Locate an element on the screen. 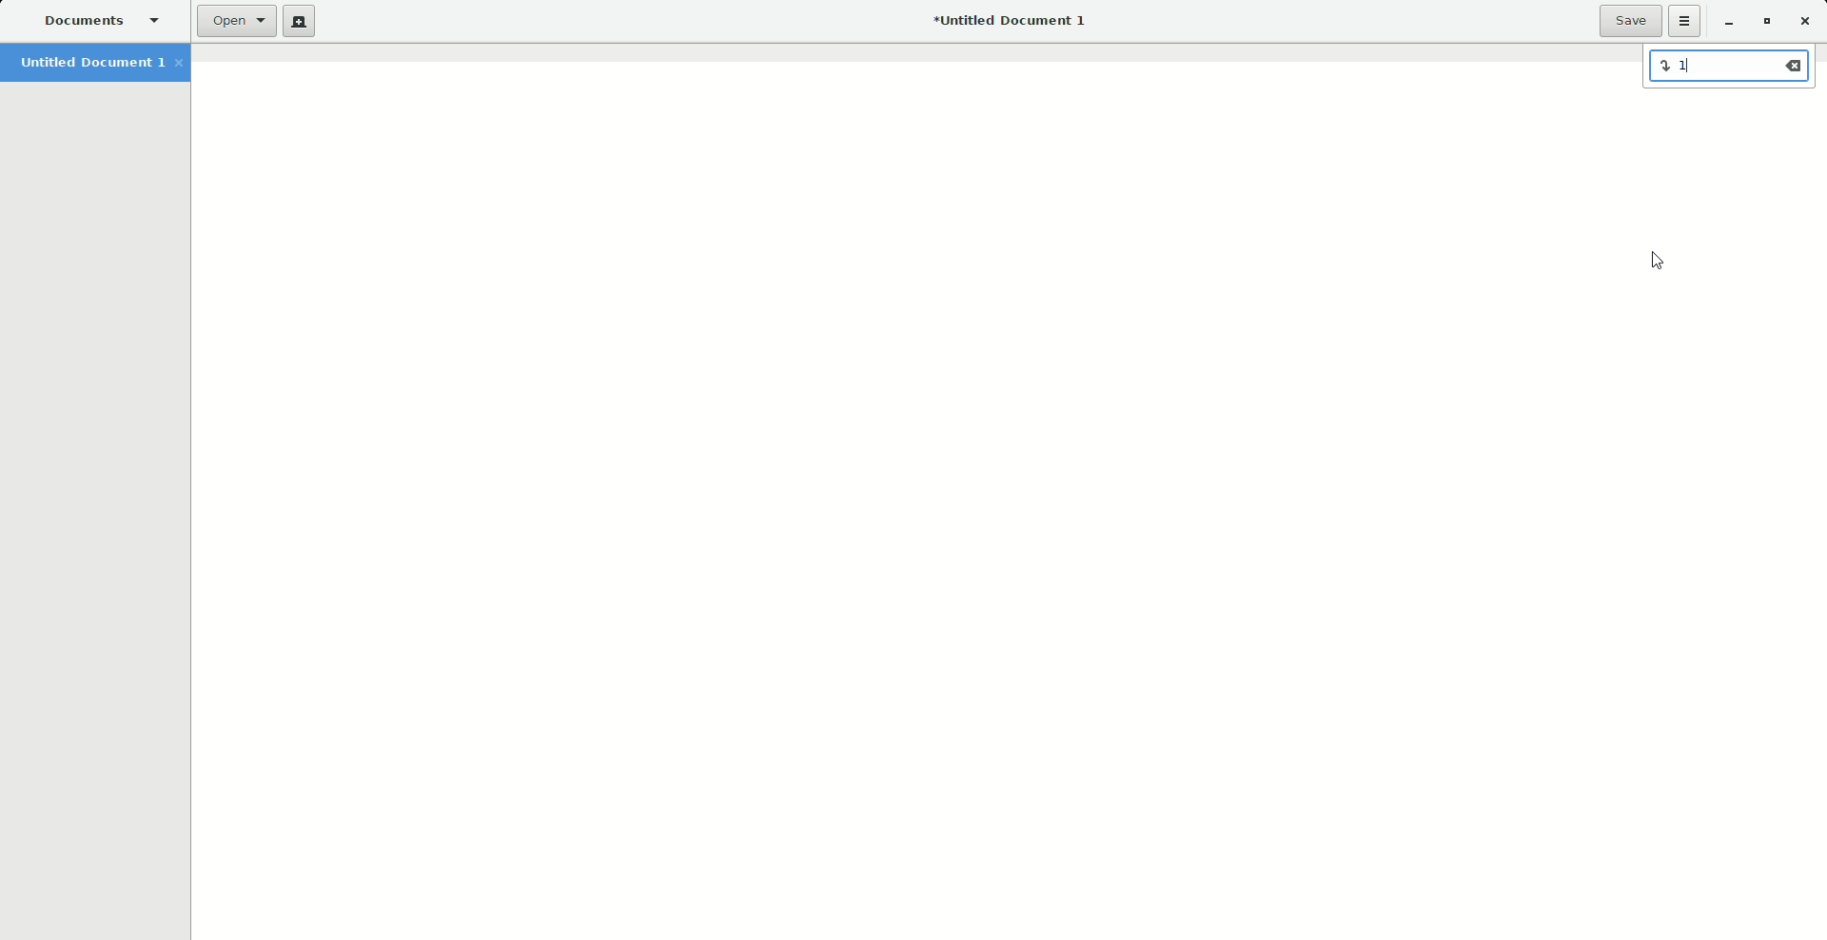 The image size is (1827, 940). Open is located at coordinates (239, 20).